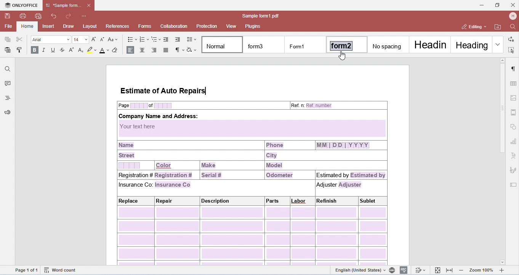 This screenshot has width=519, height=275. Describe the element at coordinates (473, 27) in the screenshot. I see `editing` at that location.